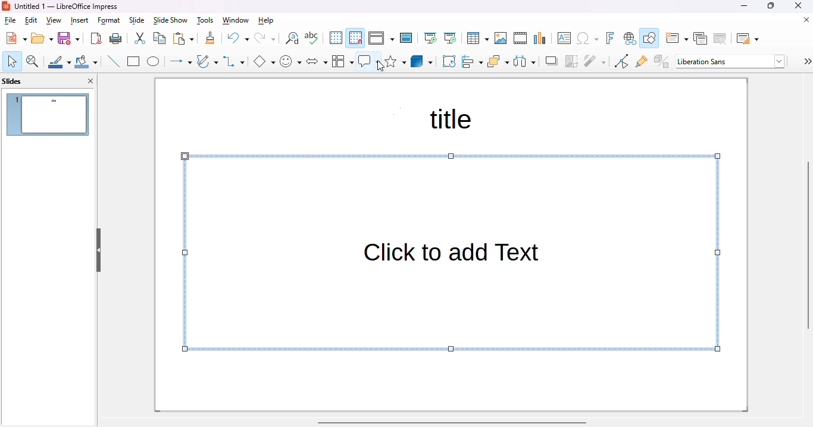  Describe the element at coordinates (171, 20) in the screenshot. I see `slide show` at that location.